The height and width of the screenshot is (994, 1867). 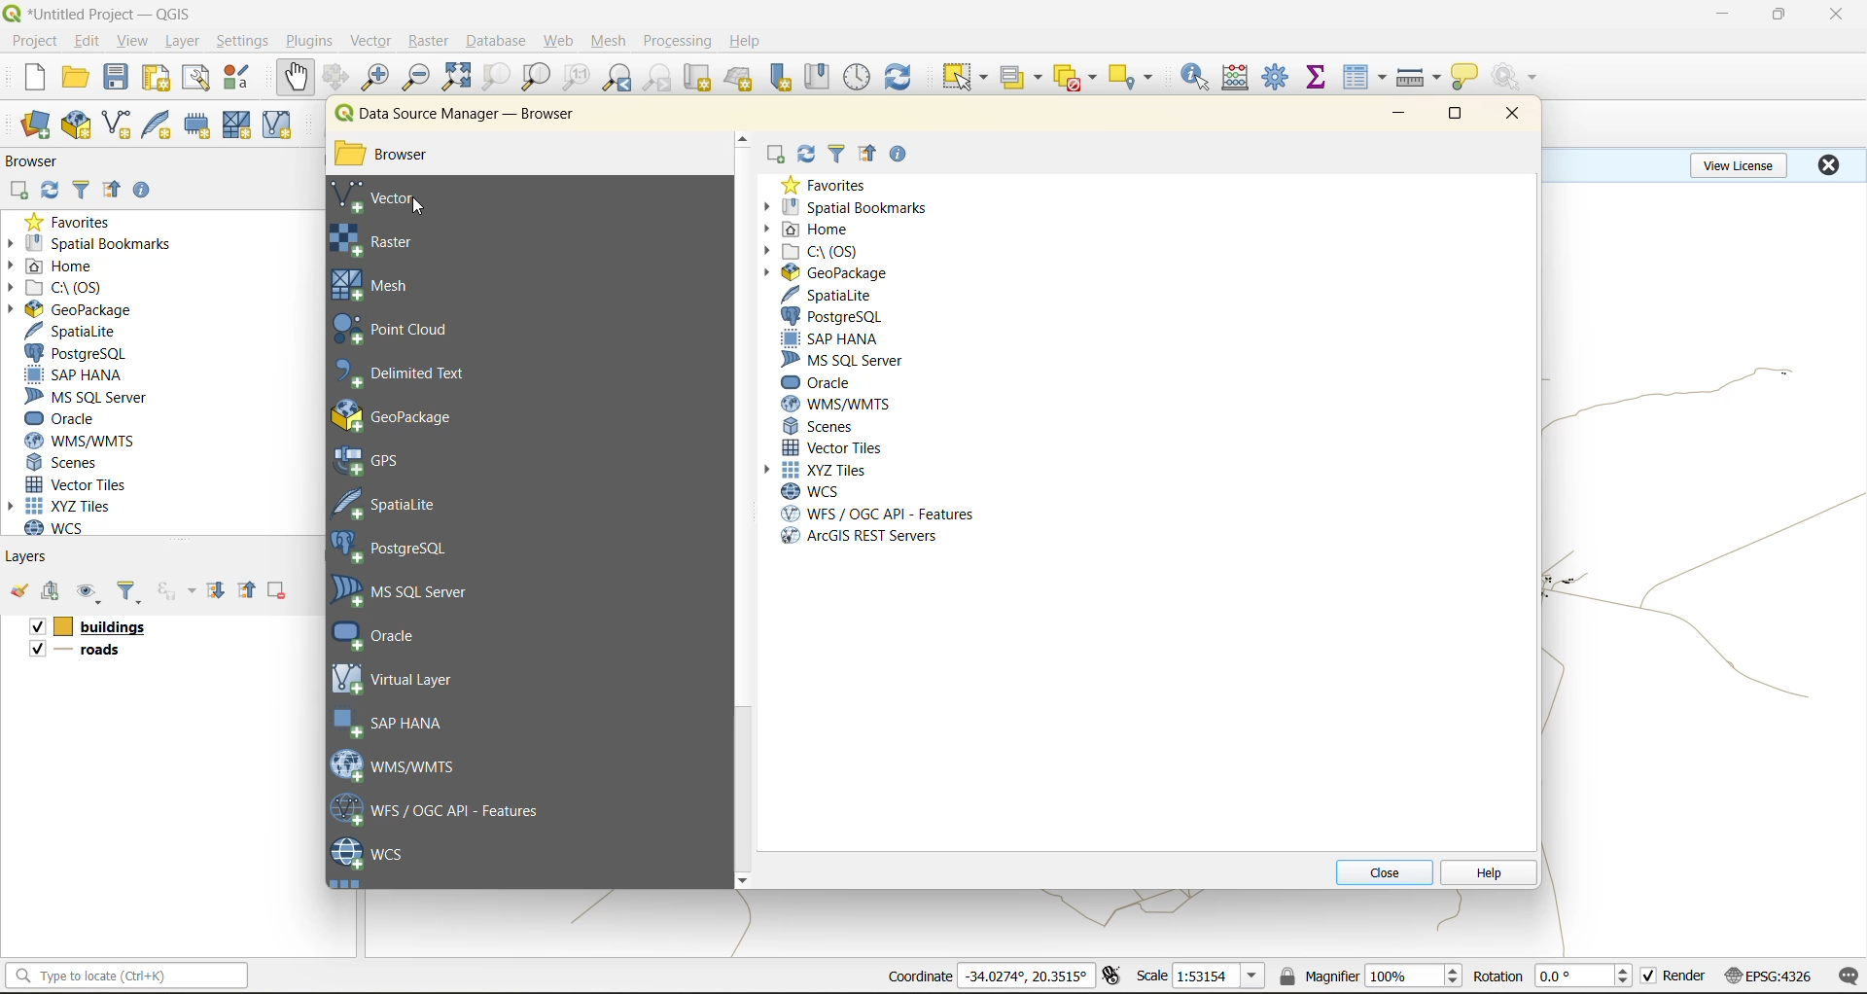 What do you see at coordinates (1383, 871) in the screenshot?
I see `close` at bounding box center [1383, 871].